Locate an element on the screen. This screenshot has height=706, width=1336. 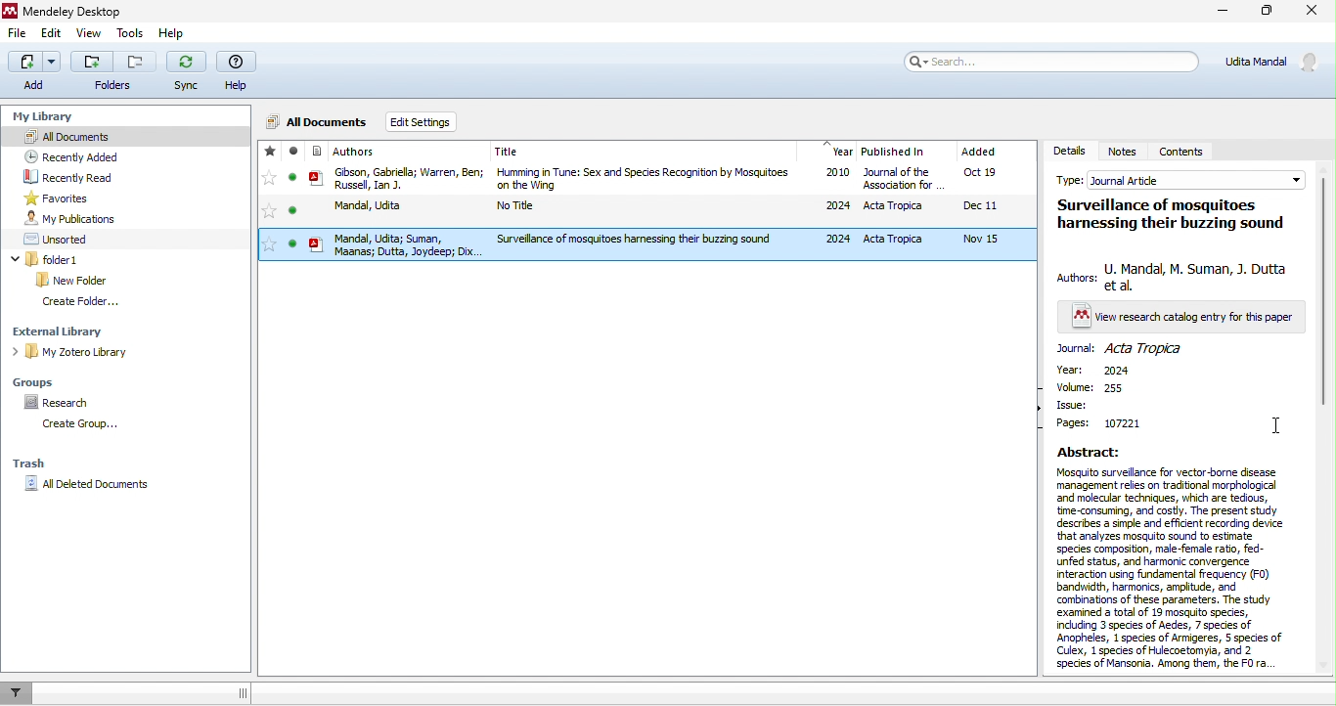
issue is located at coordinates (1102, 405).